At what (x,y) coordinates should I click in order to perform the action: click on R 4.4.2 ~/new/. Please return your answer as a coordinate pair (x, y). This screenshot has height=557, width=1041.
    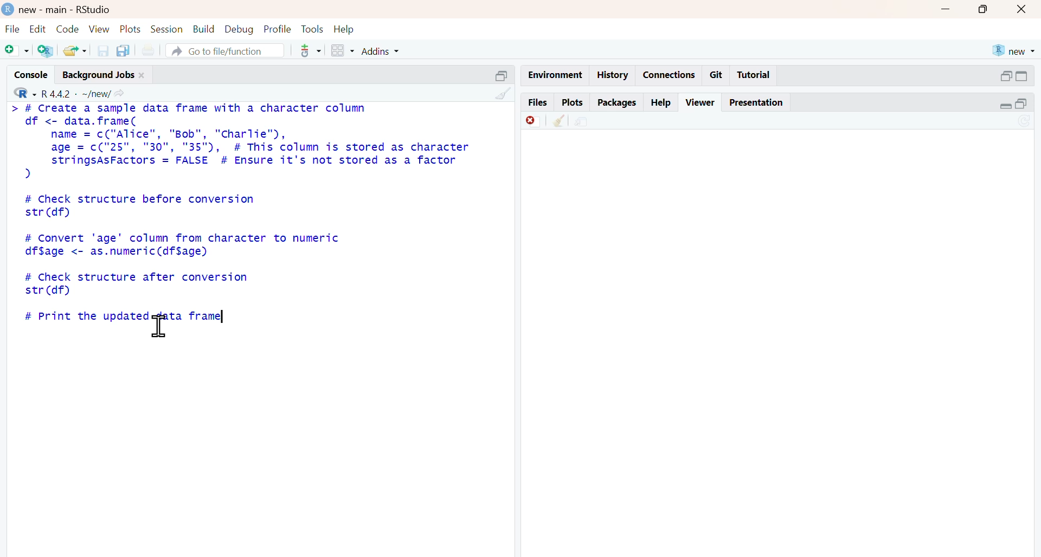
    Looking at the image, I should click on (76, 94).